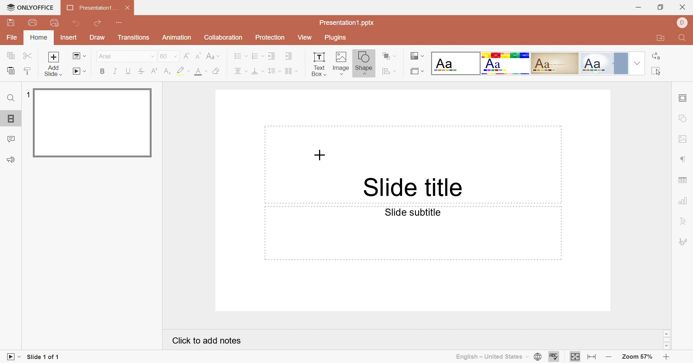 This screenshot has width=693, height=363. Describe the element at coordinates (208, 341) in the screenshot. I see `Click to add notes` at that location.